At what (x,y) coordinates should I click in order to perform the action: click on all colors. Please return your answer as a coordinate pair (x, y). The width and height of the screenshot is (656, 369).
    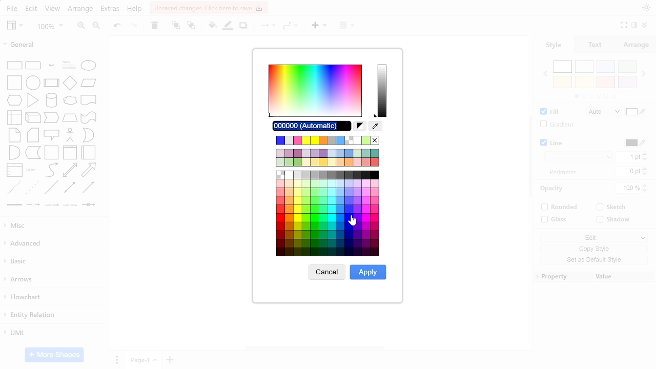
    Looking at the image, I should click on (326, 213).